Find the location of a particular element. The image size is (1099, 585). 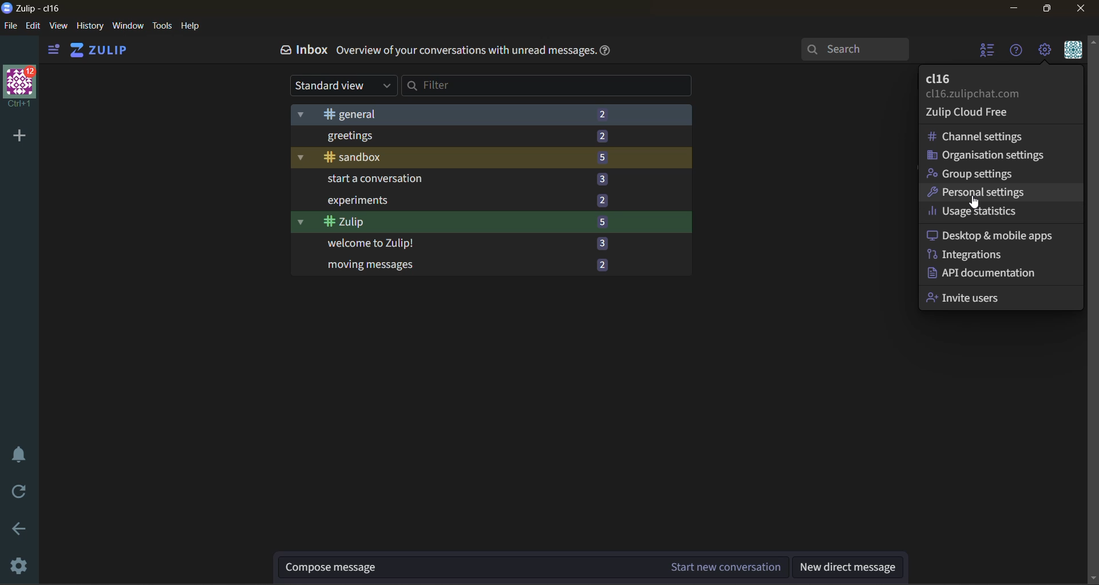

personal settings is located at coordinates (980, 193).